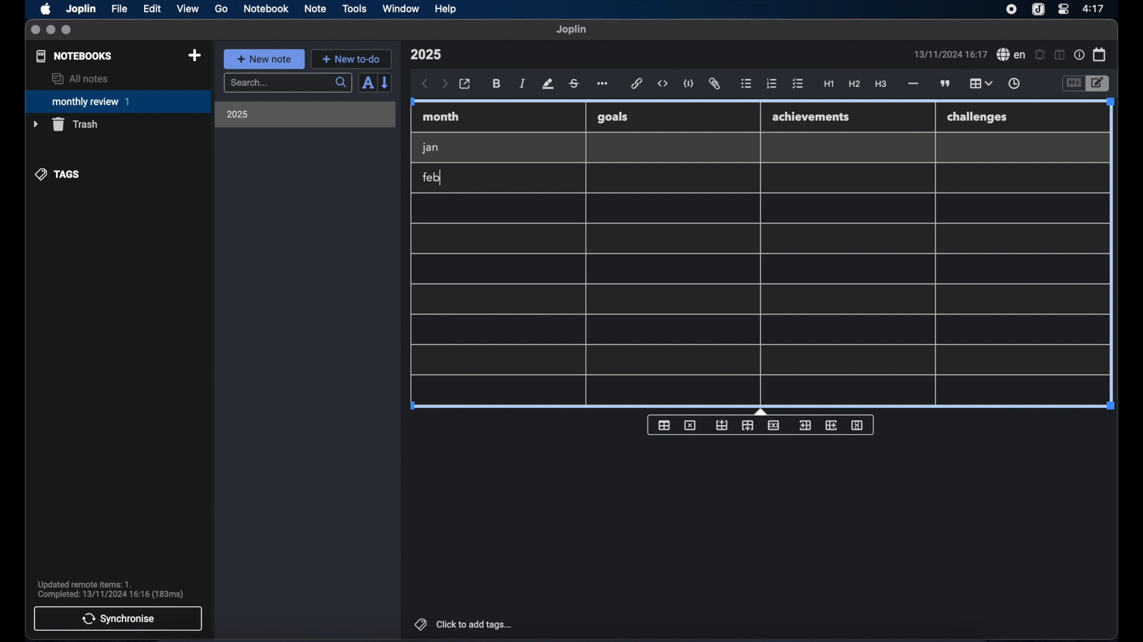  I want to click on new to-do, so click(352, 59).